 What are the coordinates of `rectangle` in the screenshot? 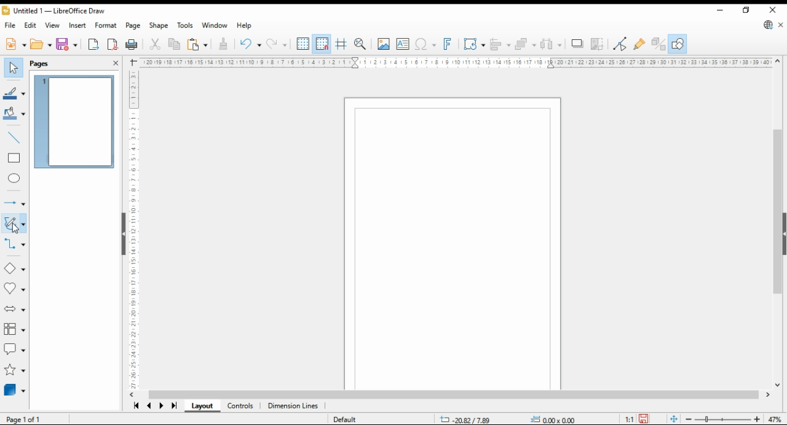 It's located at (14, 159).